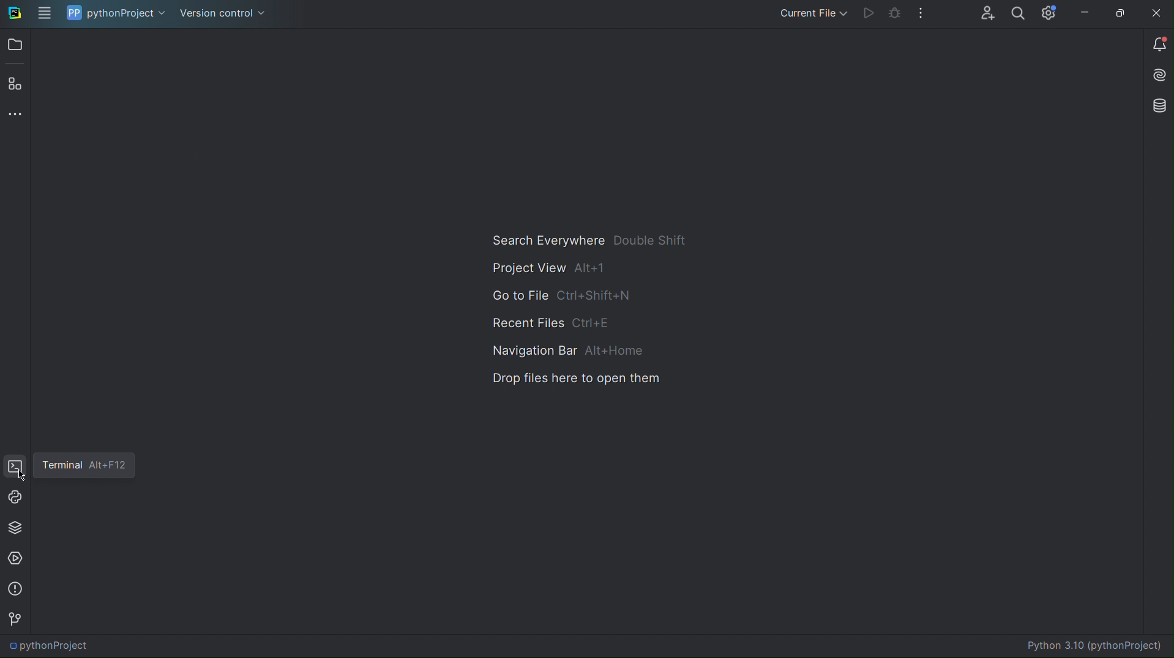 The image size is (1174, 658). I want to click on Terminal, so click(15, 465).